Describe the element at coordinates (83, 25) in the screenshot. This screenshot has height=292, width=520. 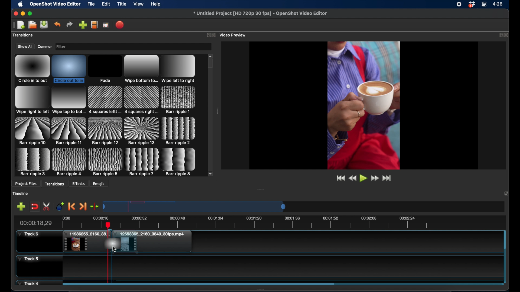
I see `import files` at that location.